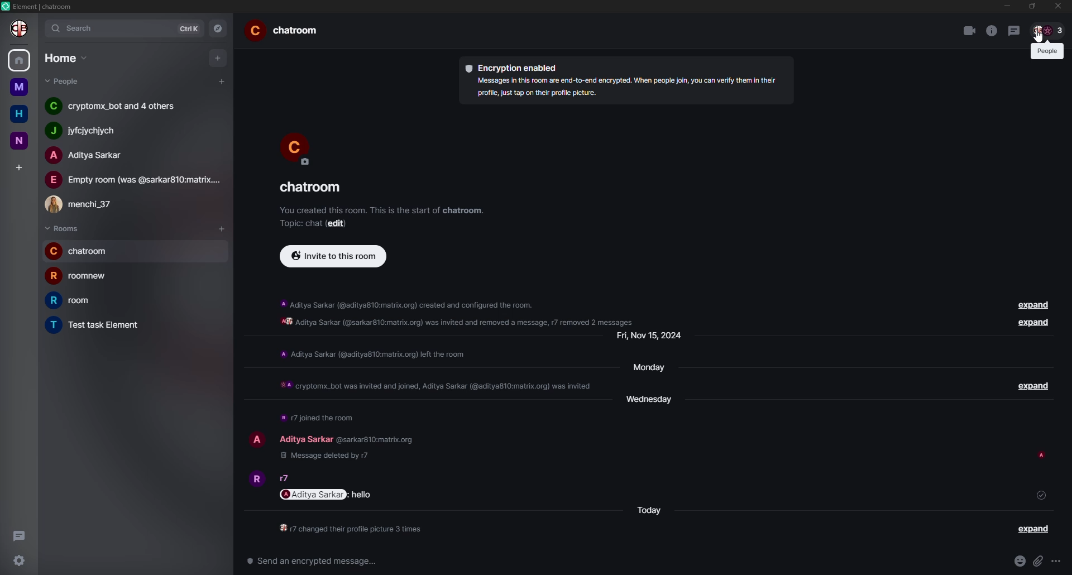 This screenshot has width=1072, height=575. What do you see at coordinates (23, 140) in the screenshot?
I see `n` at bounding box center [23, 140].